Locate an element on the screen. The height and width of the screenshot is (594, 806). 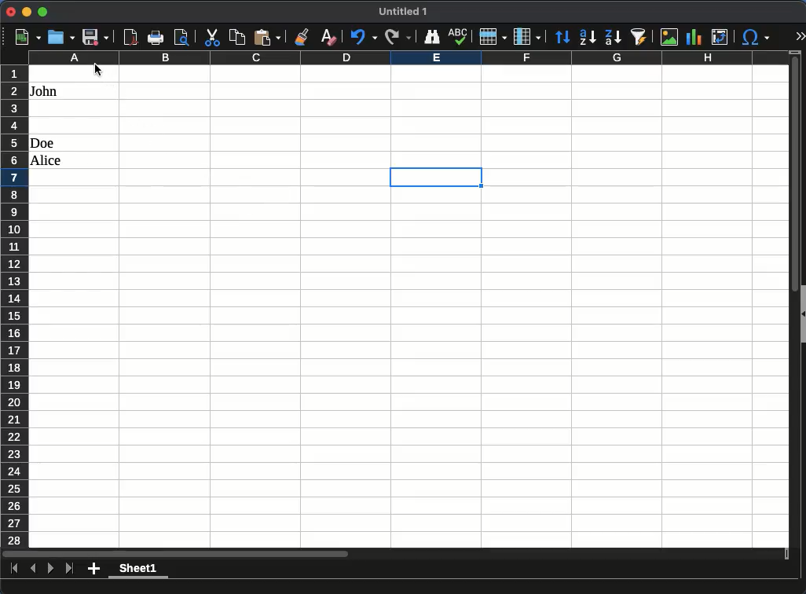
redo is located at coordinates (397, 38).